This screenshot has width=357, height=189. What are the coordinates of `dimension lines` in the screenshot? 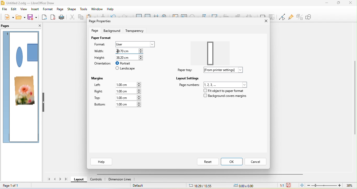 It's located at (120, 180).